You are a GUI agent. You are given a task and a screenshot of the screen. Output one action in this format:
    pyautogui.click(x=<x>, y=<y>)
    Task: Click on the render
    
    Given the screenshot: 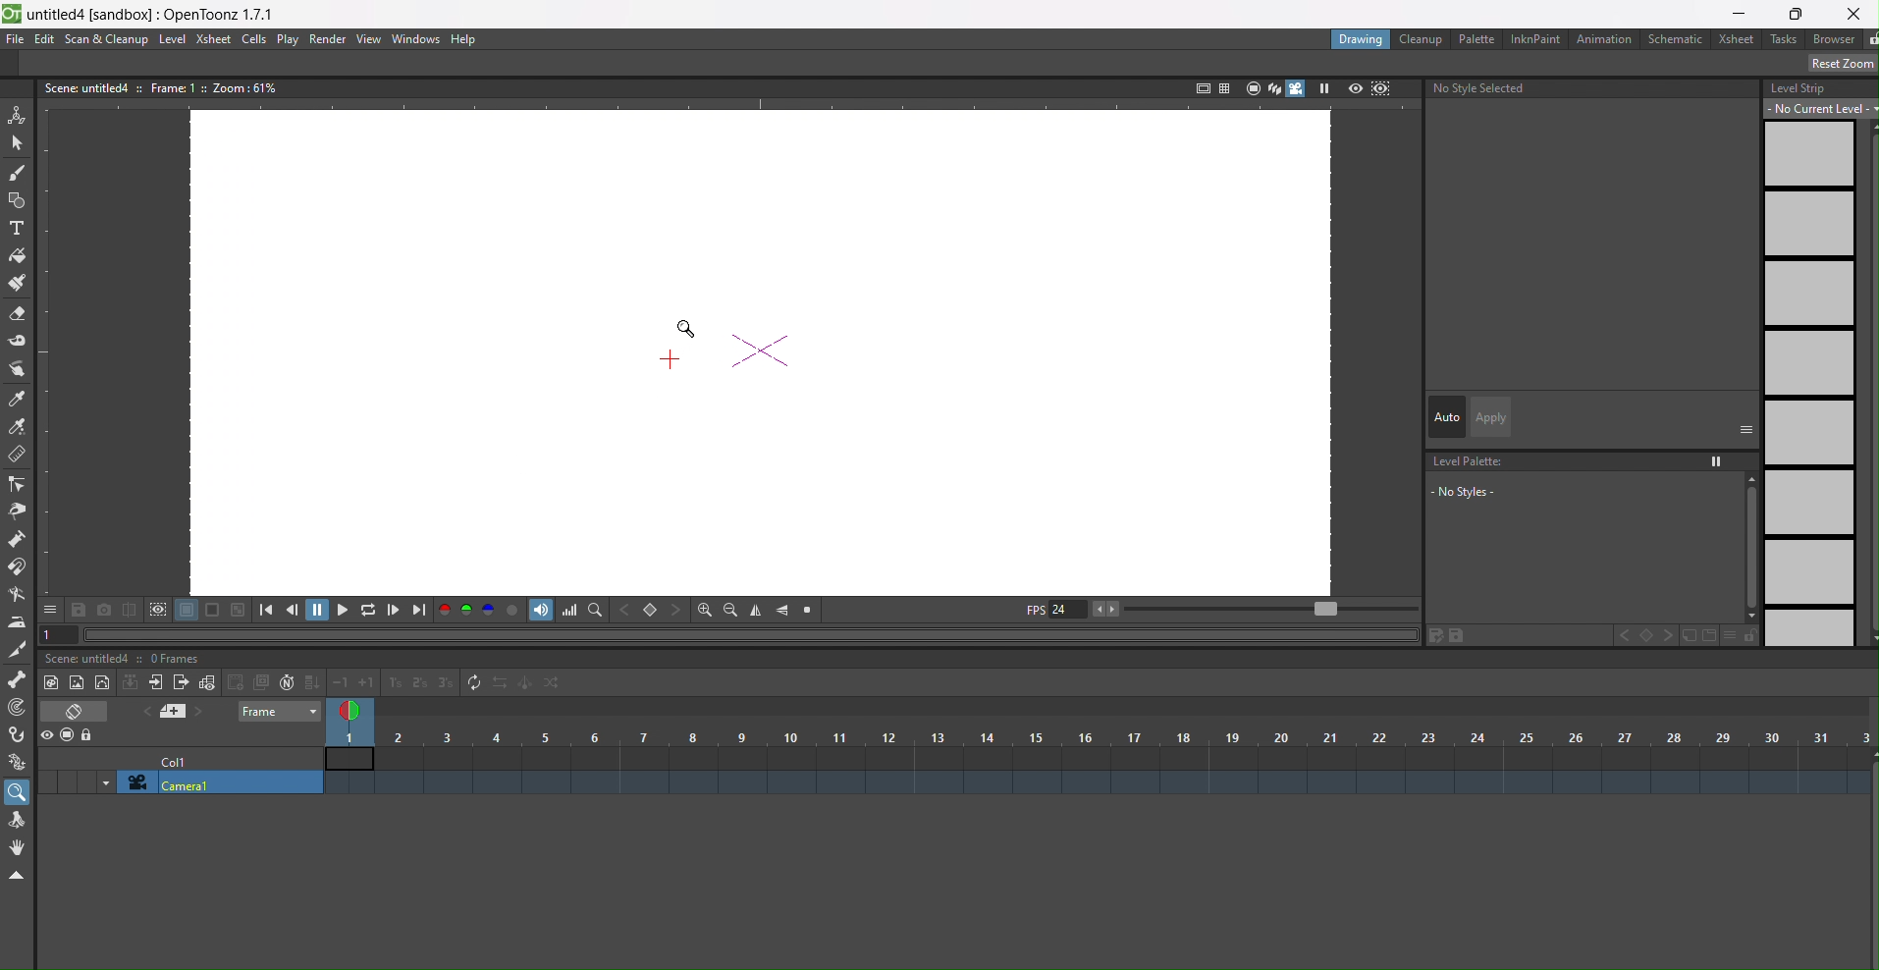 What is the action you would take?
    pyautogui.click(x=329, y=40)
    